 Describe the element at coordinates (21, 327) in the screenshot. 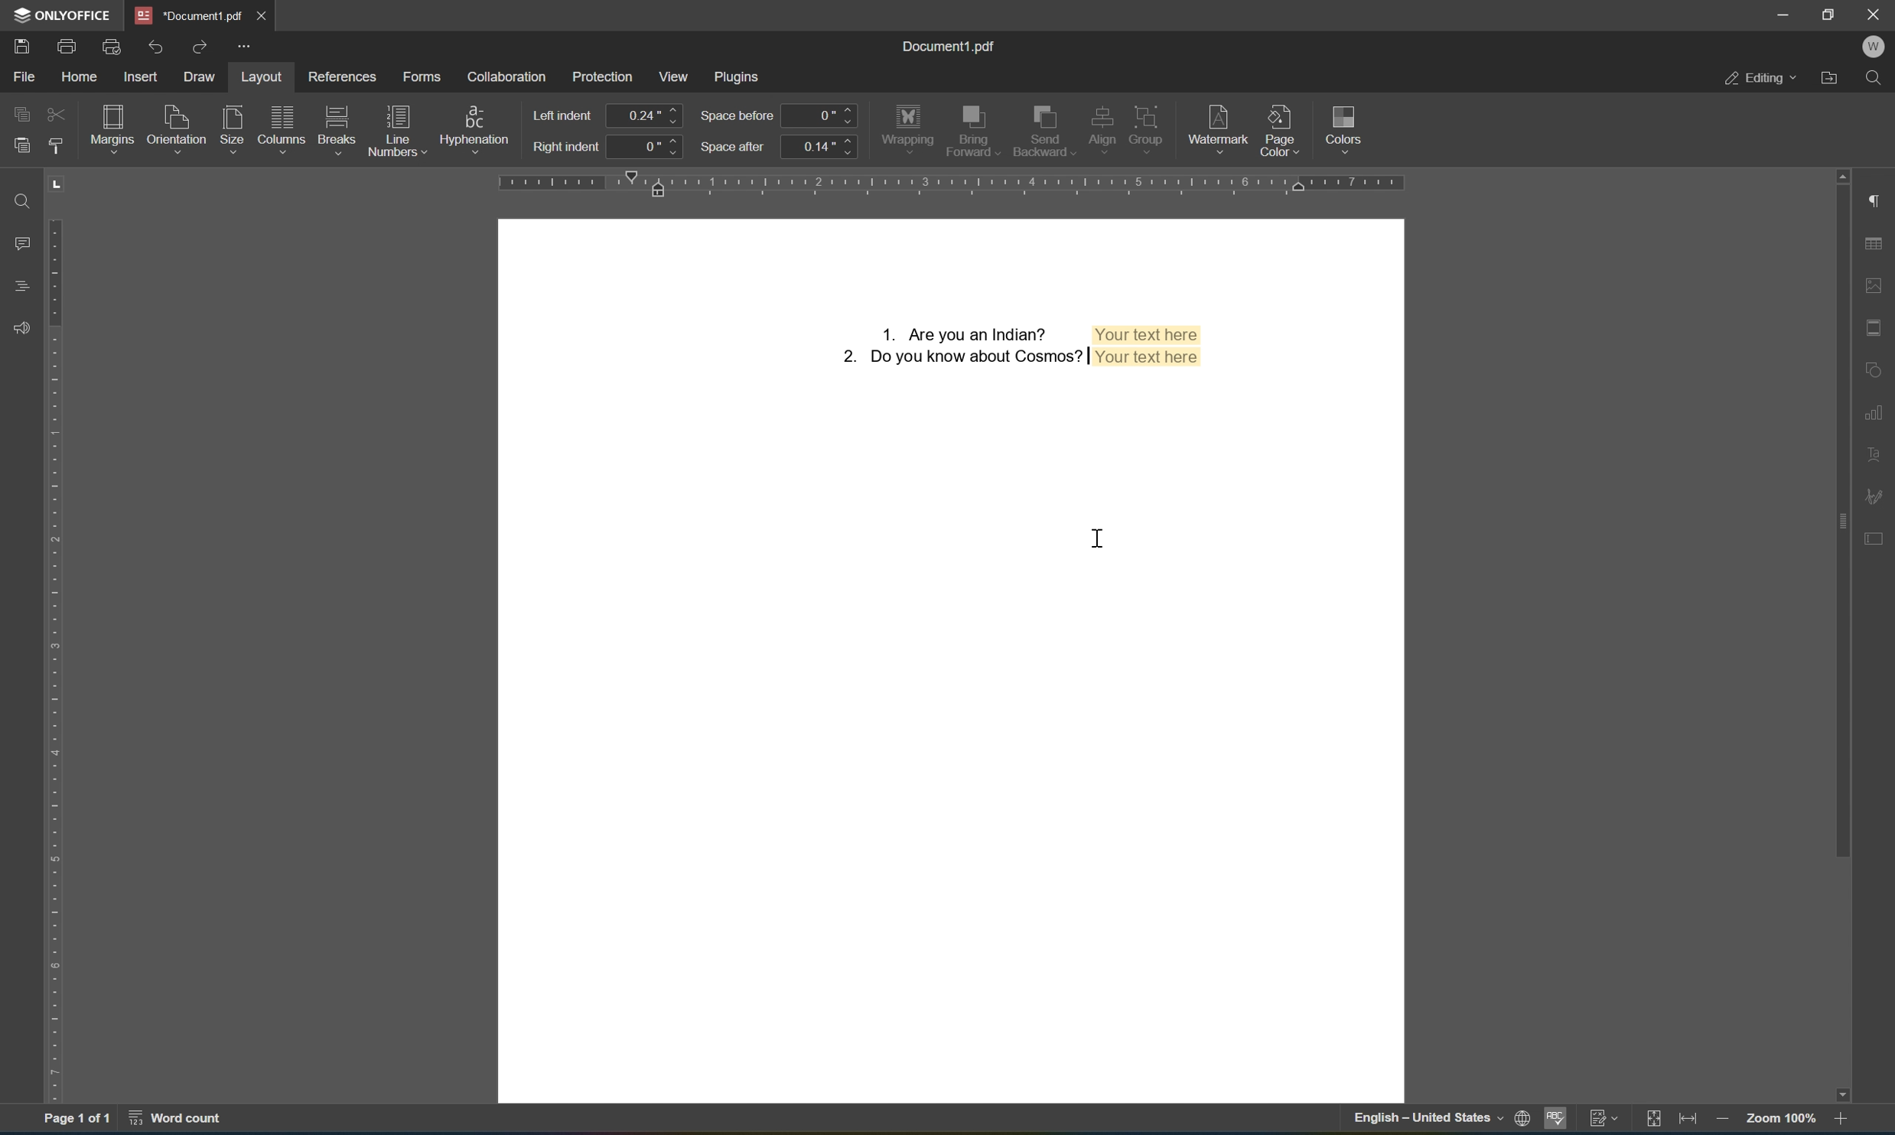

I see `Feedback & support` at that location.